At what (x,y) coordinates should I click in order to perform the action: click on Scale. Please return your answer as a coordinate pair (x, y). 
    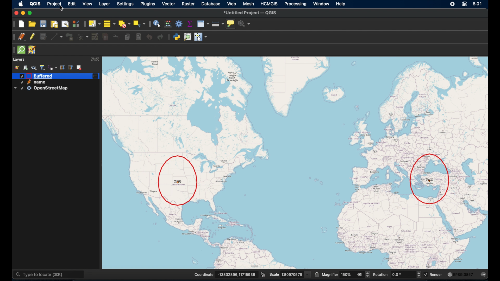
    Looking at the image, I should click on (274, 274).